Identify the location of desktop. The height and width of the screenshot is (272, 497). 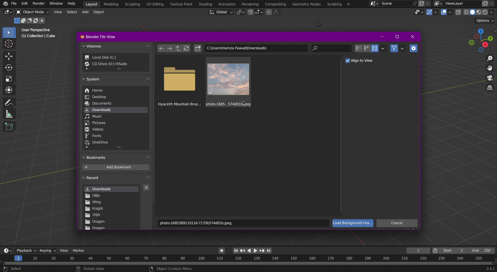
(102, 97).